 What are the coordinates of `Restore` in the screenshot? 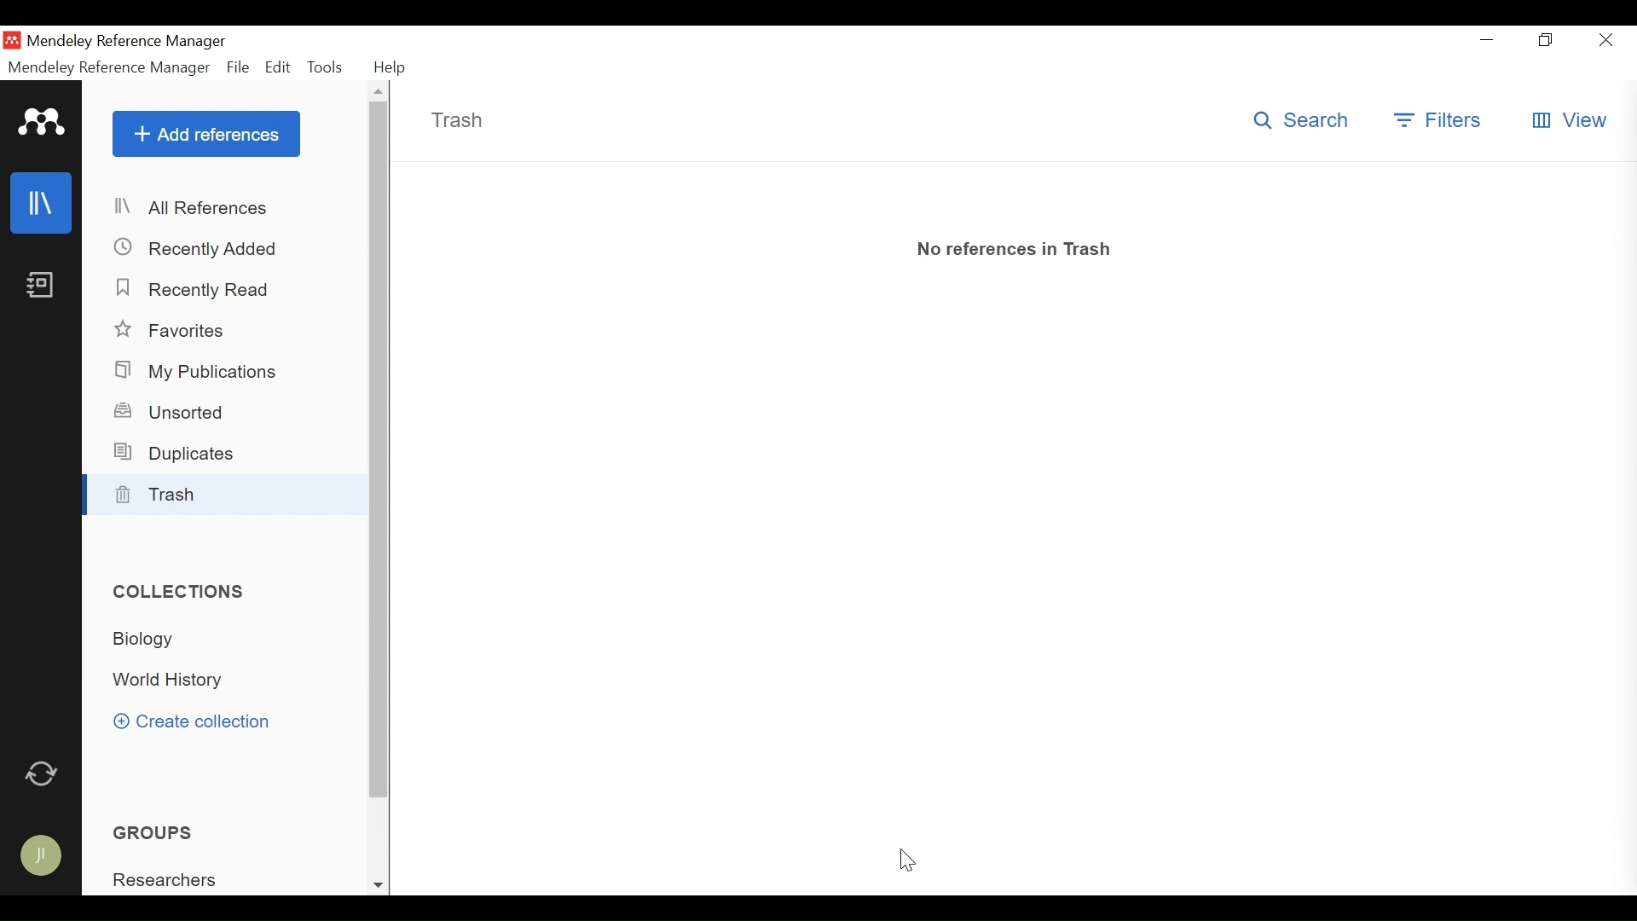 It's located at (1544, 41).